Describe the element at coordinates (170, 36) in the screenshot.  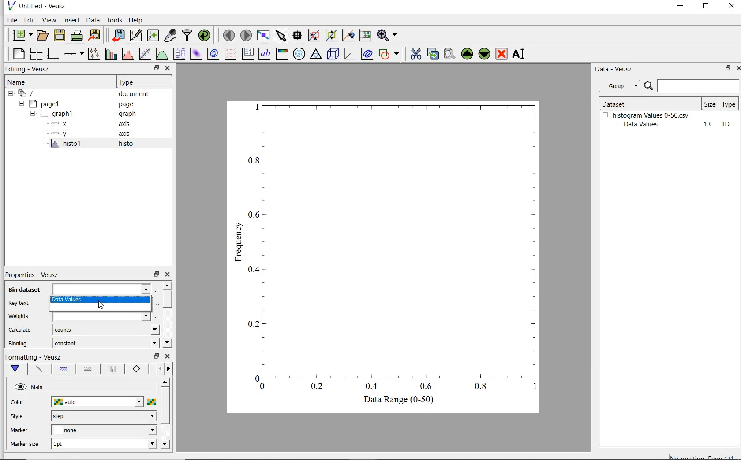
I see `capture remote data` at that location.